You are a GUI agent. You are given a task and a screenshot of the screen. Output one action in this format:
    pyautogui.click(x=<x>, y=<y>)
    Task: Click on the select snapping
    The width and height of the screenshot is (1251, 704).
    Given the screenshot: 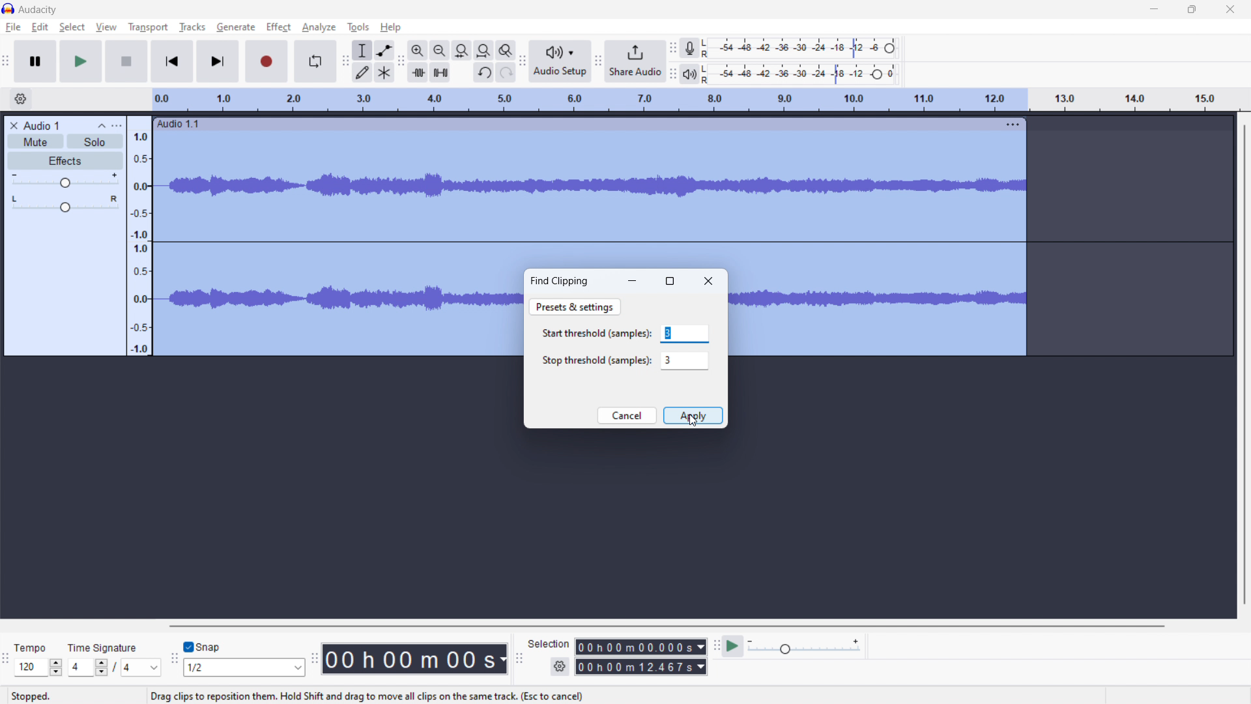 What is the action you would take?
    pyautogui.click(x=246, y=667)
    